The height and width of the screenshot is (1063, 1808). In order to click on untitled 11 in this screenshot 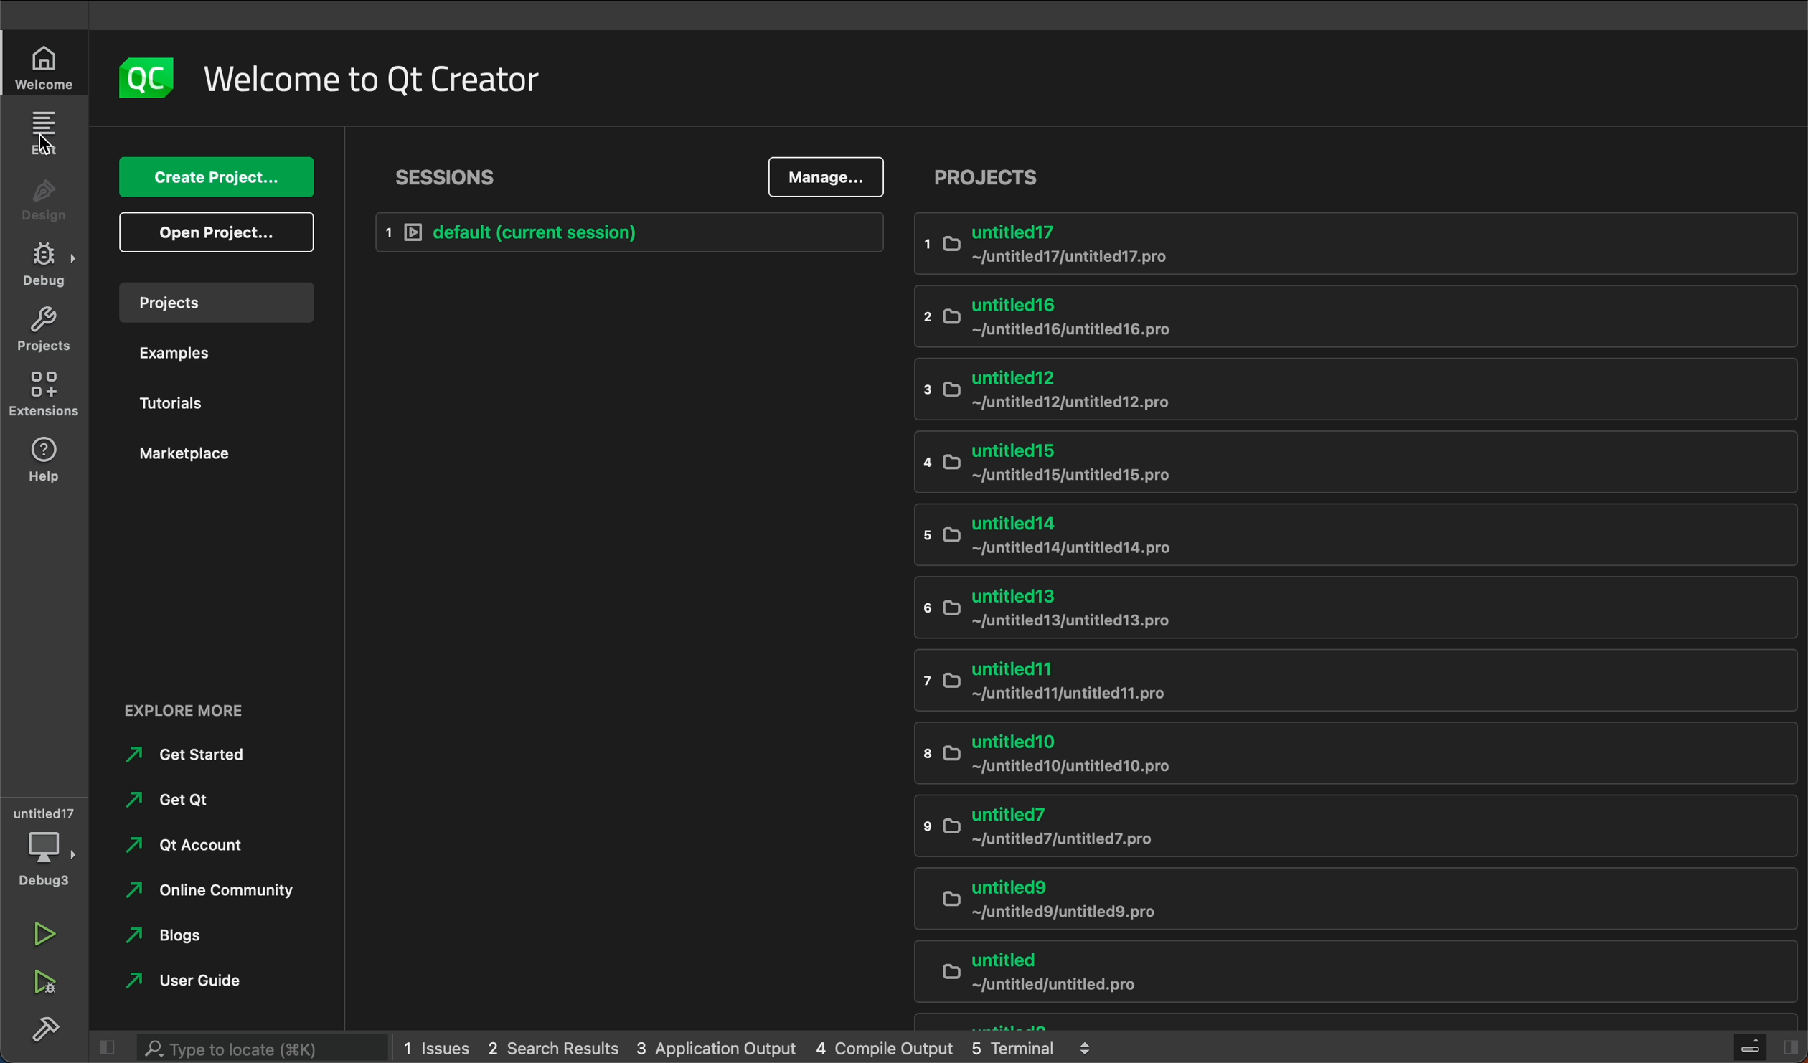, I will do `click(1327, 679)`.